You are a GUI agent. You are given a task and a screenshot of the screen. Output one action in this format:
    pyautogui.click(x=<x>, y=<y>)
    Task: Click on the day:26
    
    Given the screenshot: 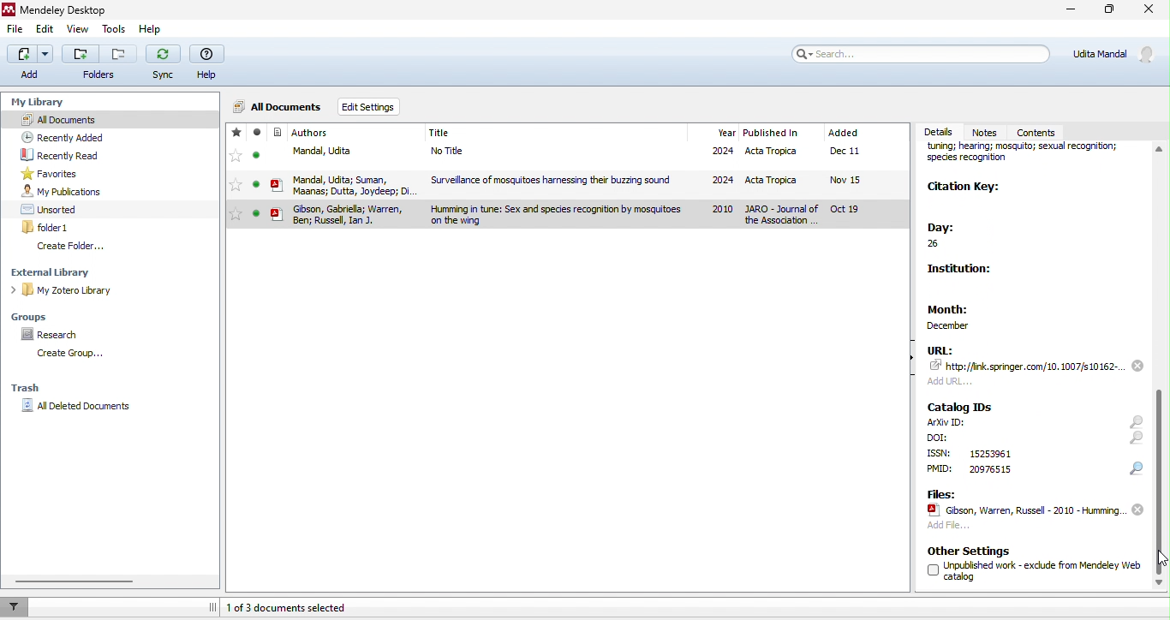 What is the action you would take?
    pyautogui.click(x=951, y=236)
    